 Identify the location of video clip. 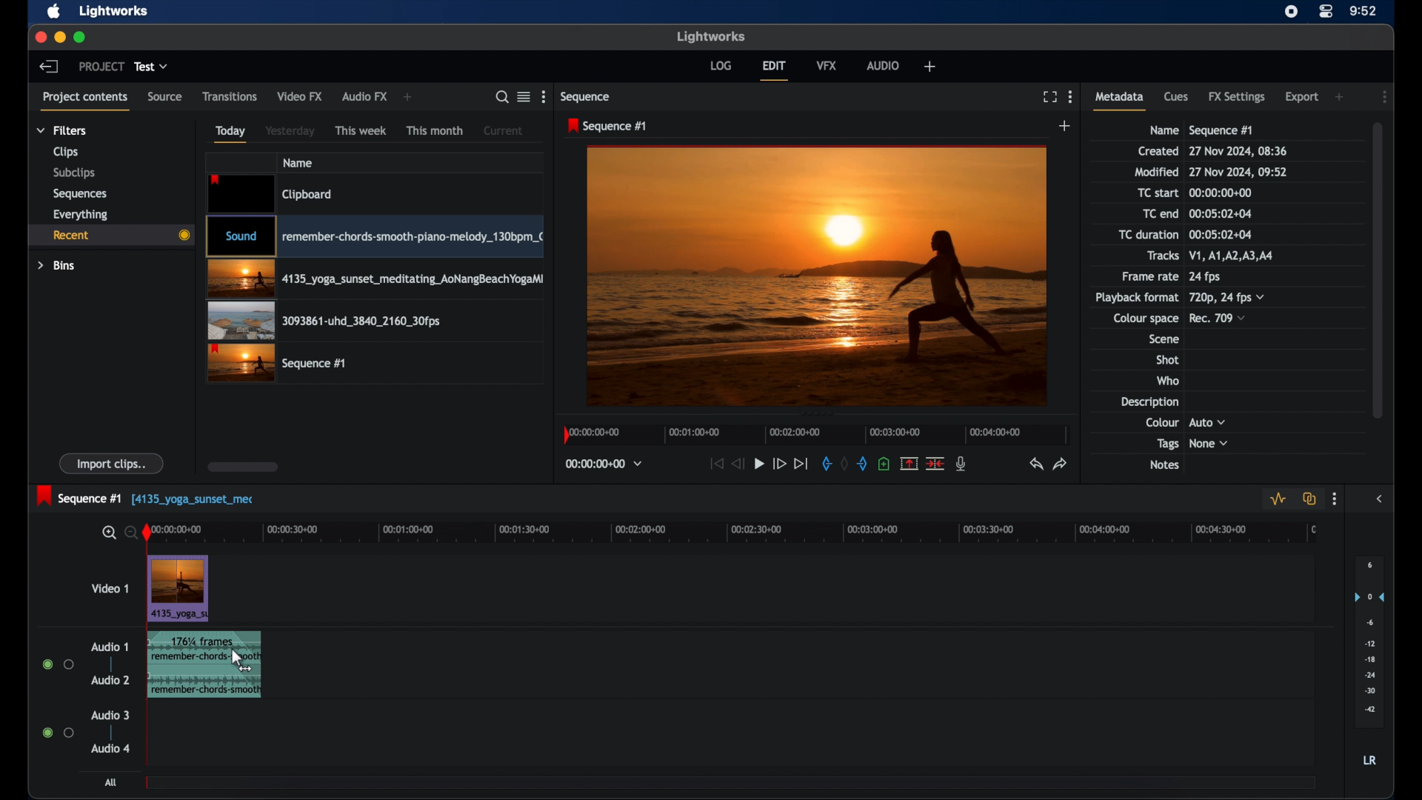
(375, 279).